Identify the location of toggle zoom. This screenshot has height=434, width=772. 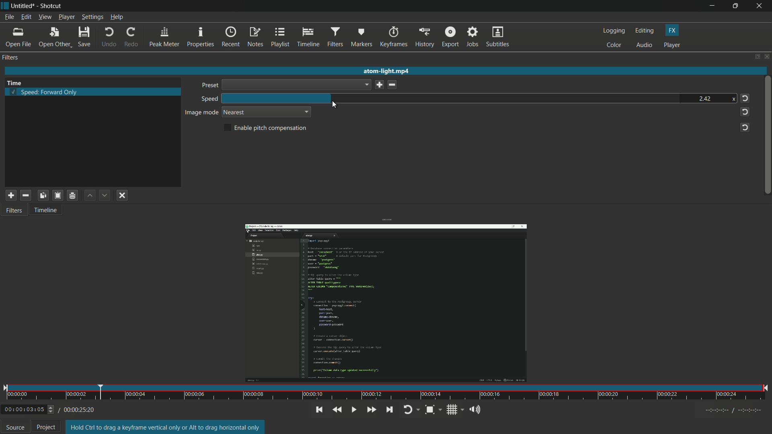
(431, 409).